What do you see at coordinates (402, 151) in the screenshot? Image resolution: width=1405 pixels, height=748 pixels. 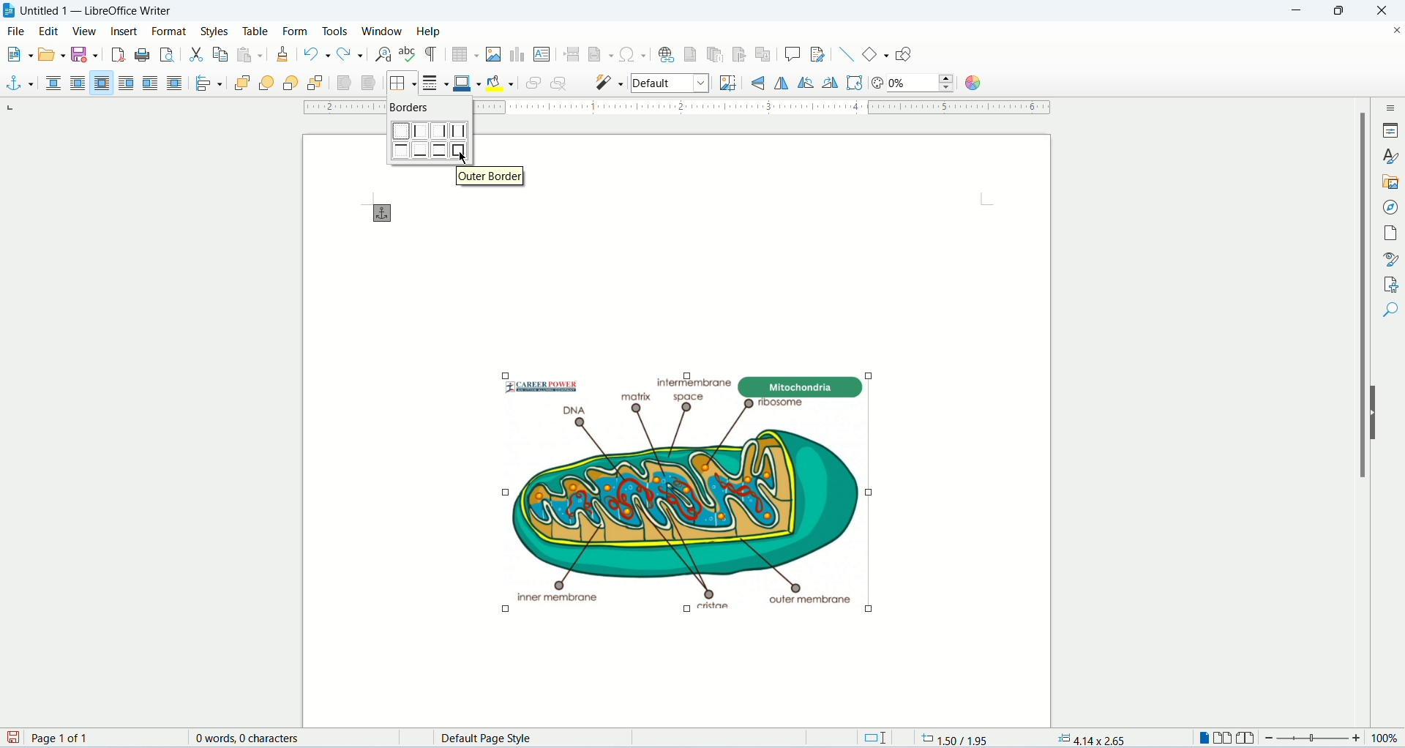 I see `top border` at bounding box center [402, 151].